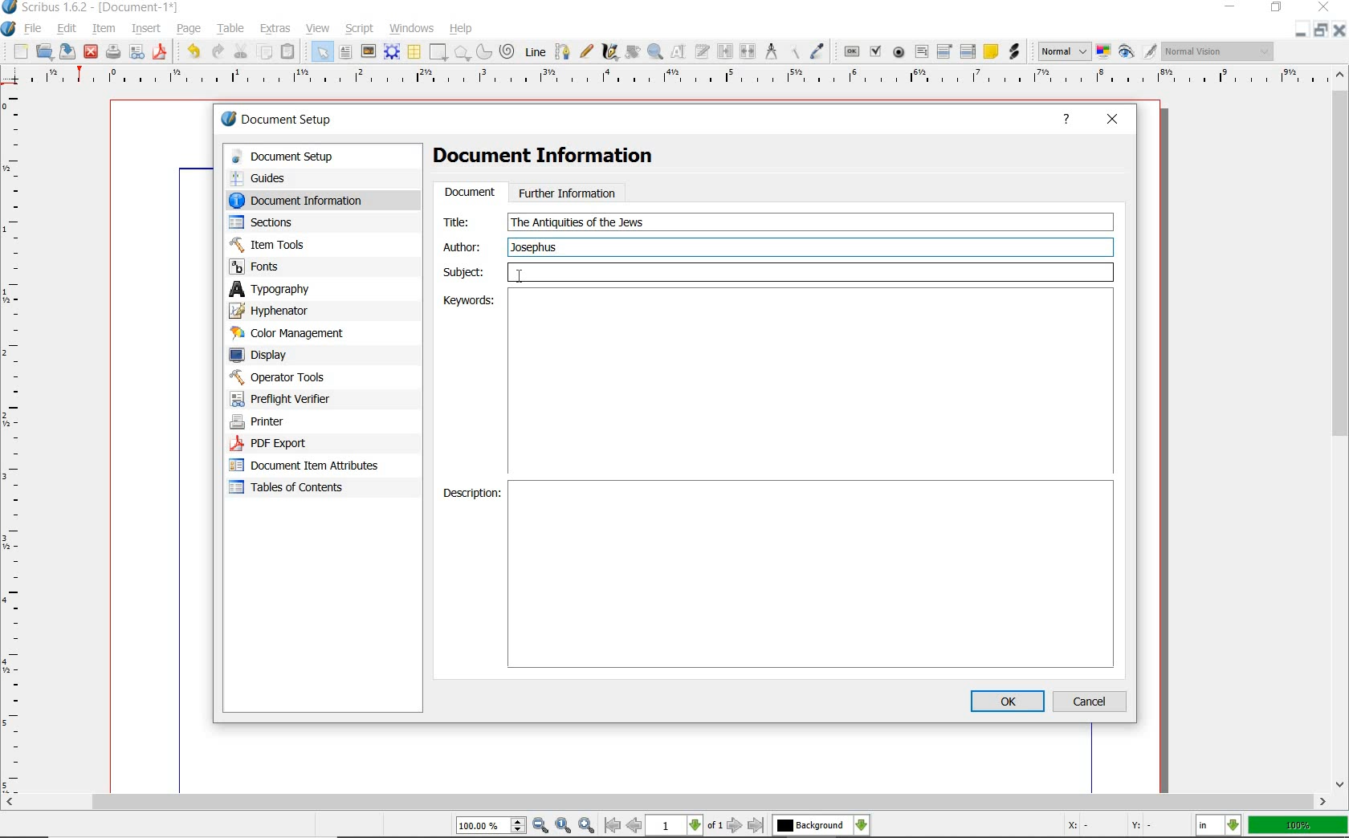 The width and height of the screenshot is (1349, 838). Describe the element at coordinates (1064, 52) in the screenshot. I see `select image preview mode` at that location.